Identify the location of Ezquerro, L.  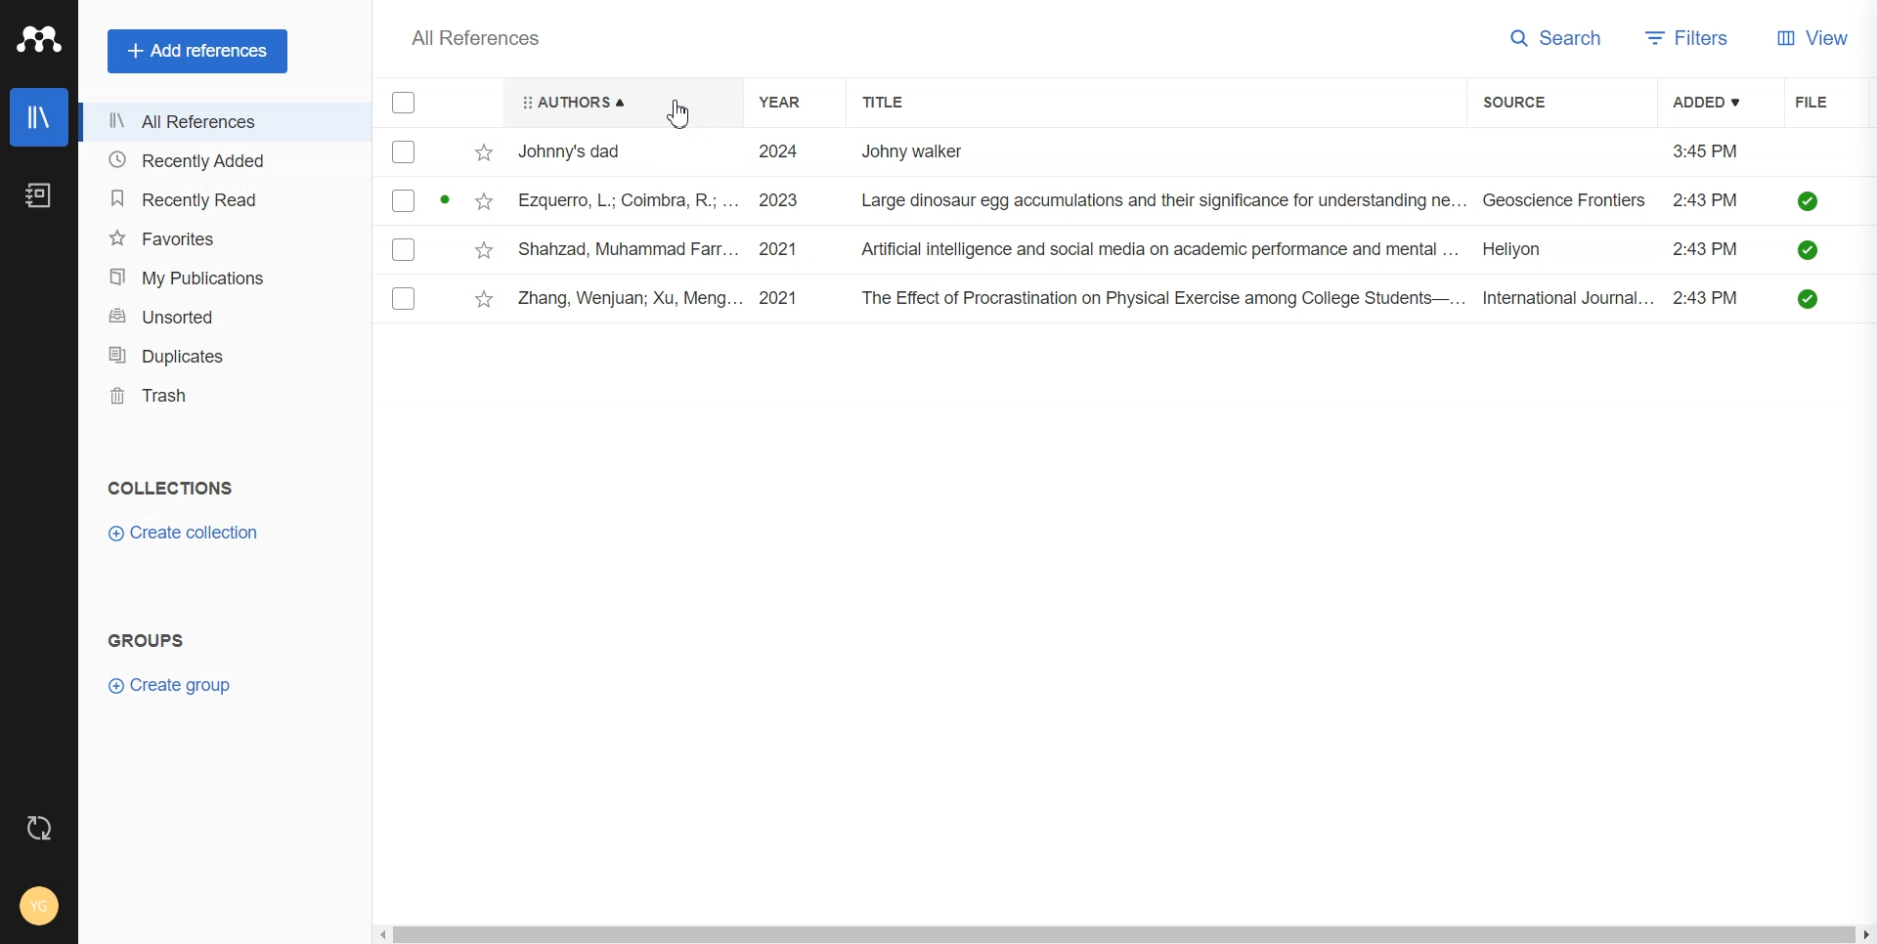
(628, 199).